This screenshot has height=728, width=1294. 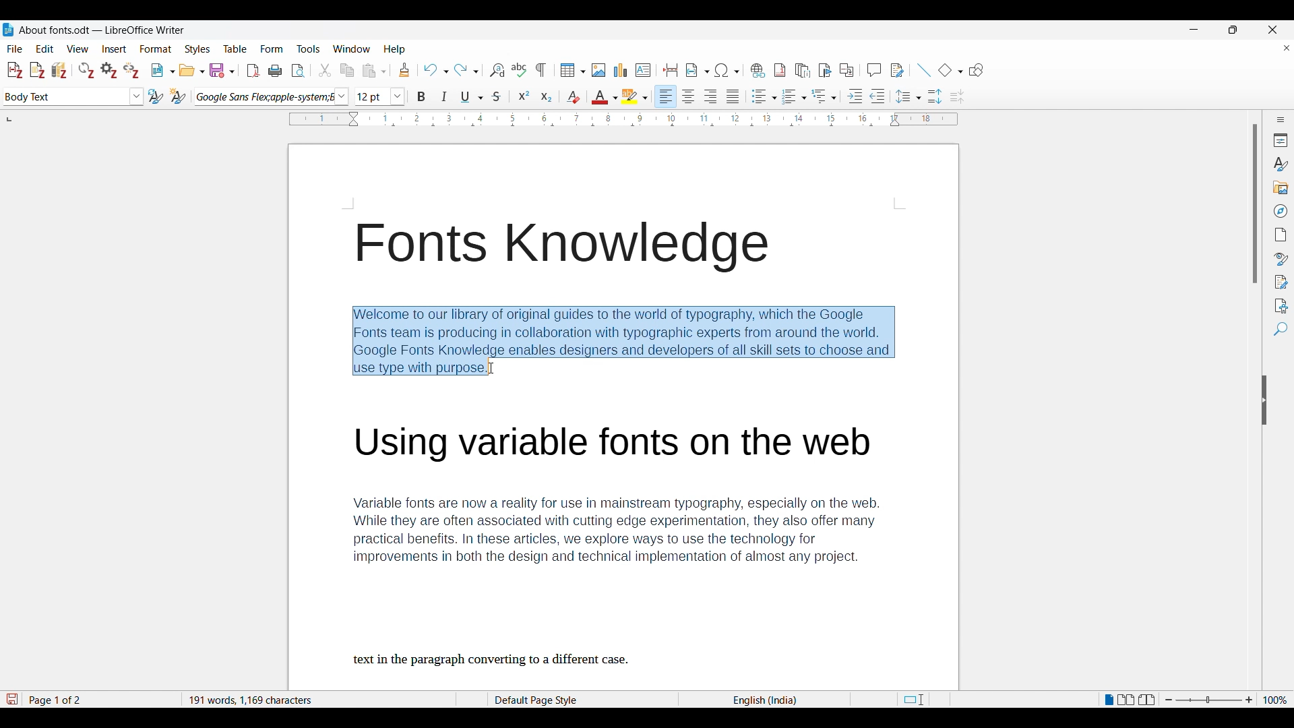 I want to click on Insert field, so click(x=698, y=70).